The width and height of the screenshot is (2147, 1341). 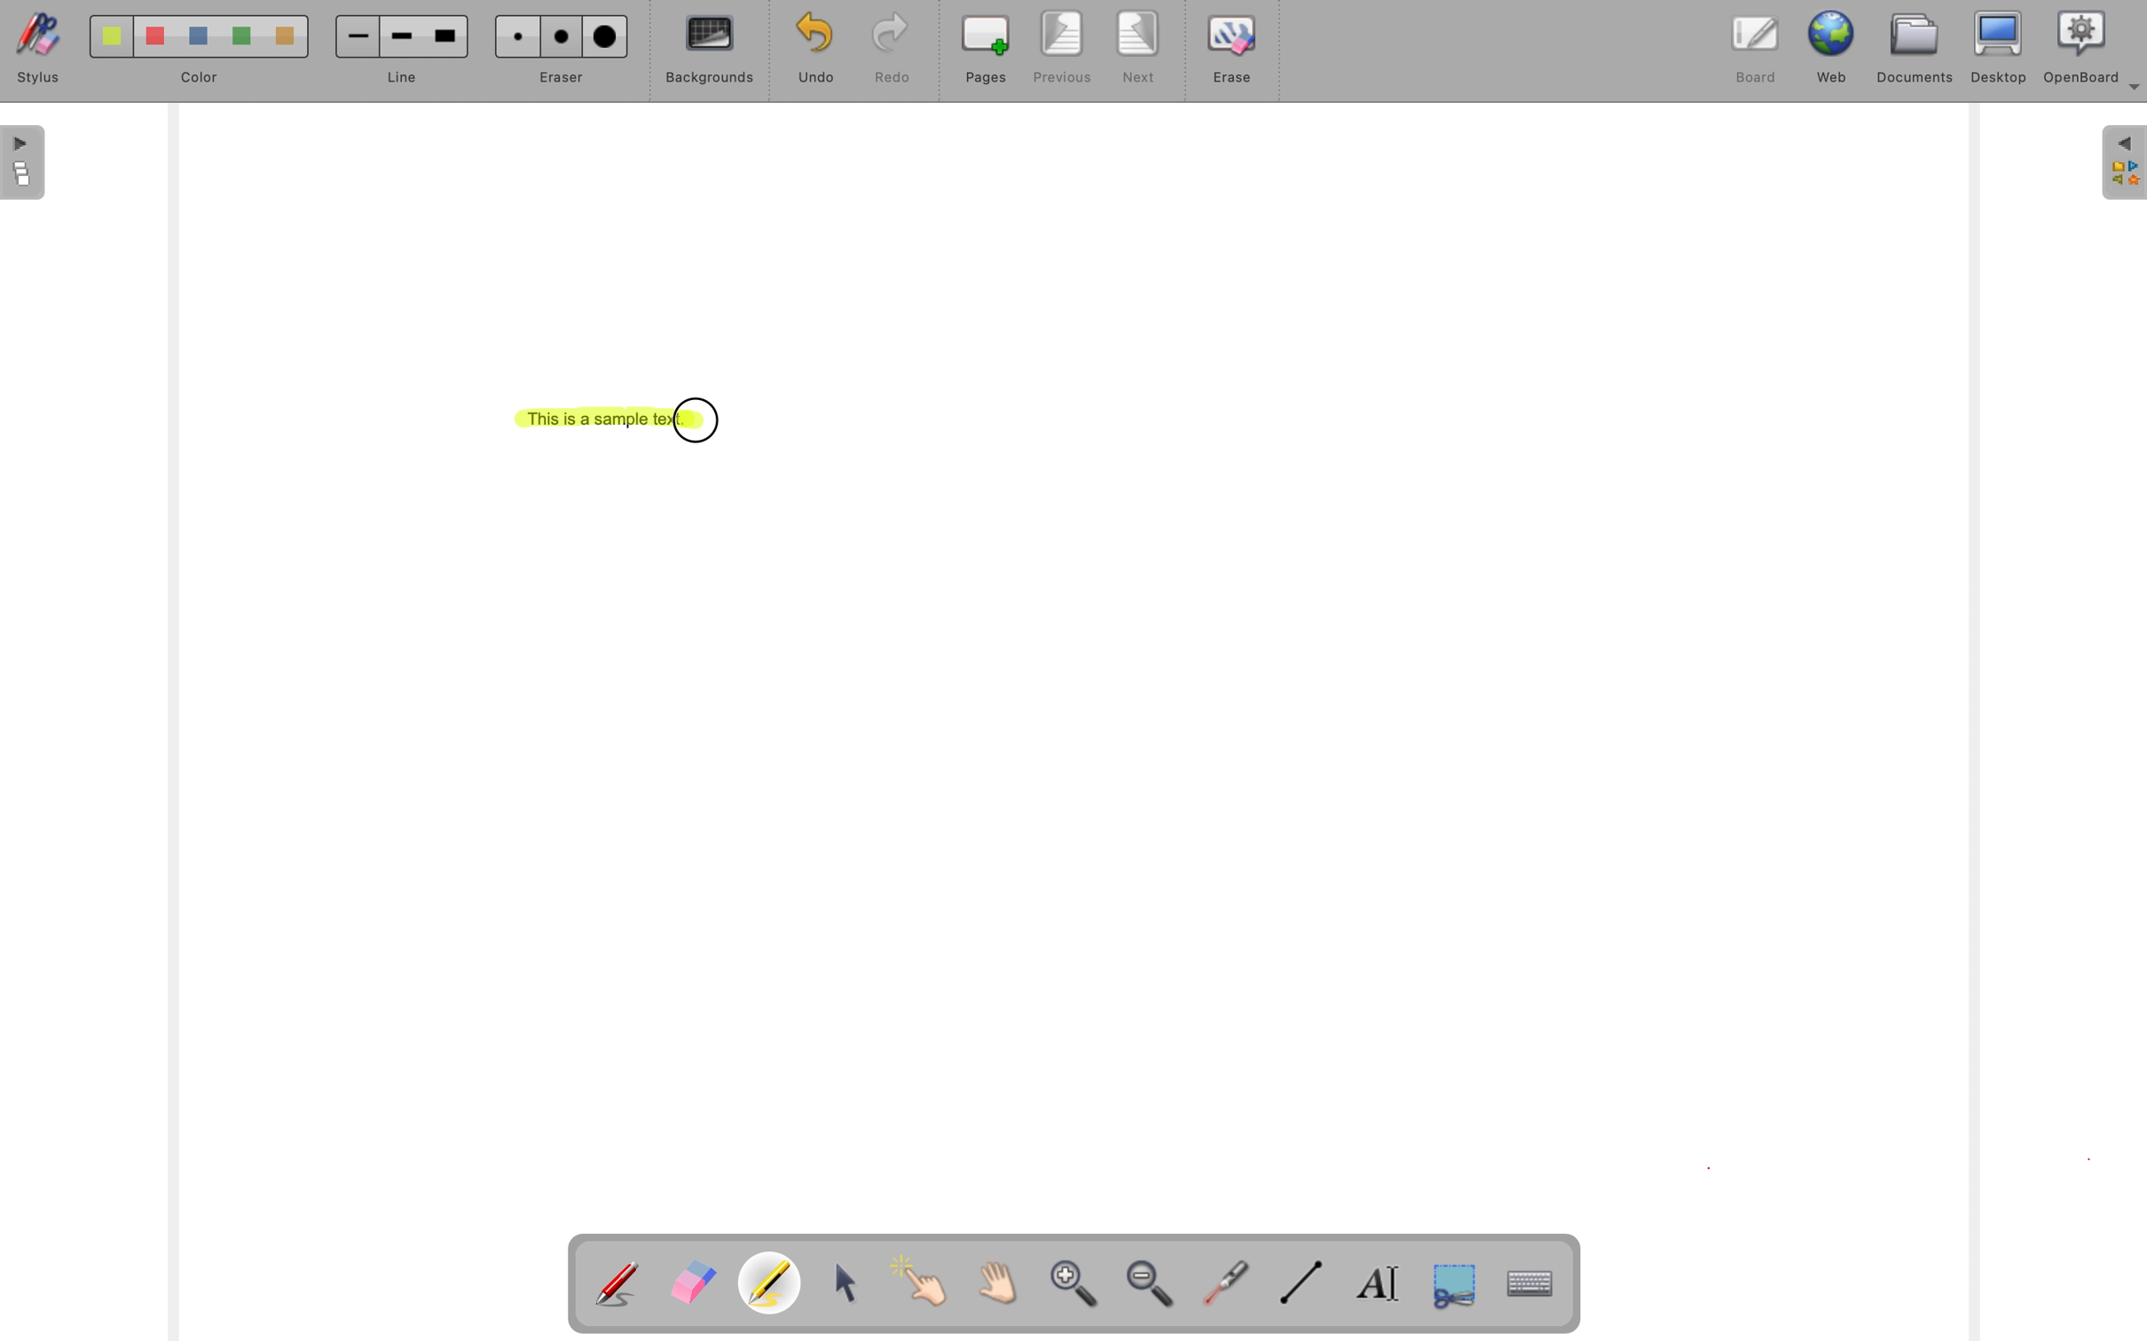 What do you see at coordinates (884, 51) in the screenshot?
I see `redo` at bounding box center [884, 51].